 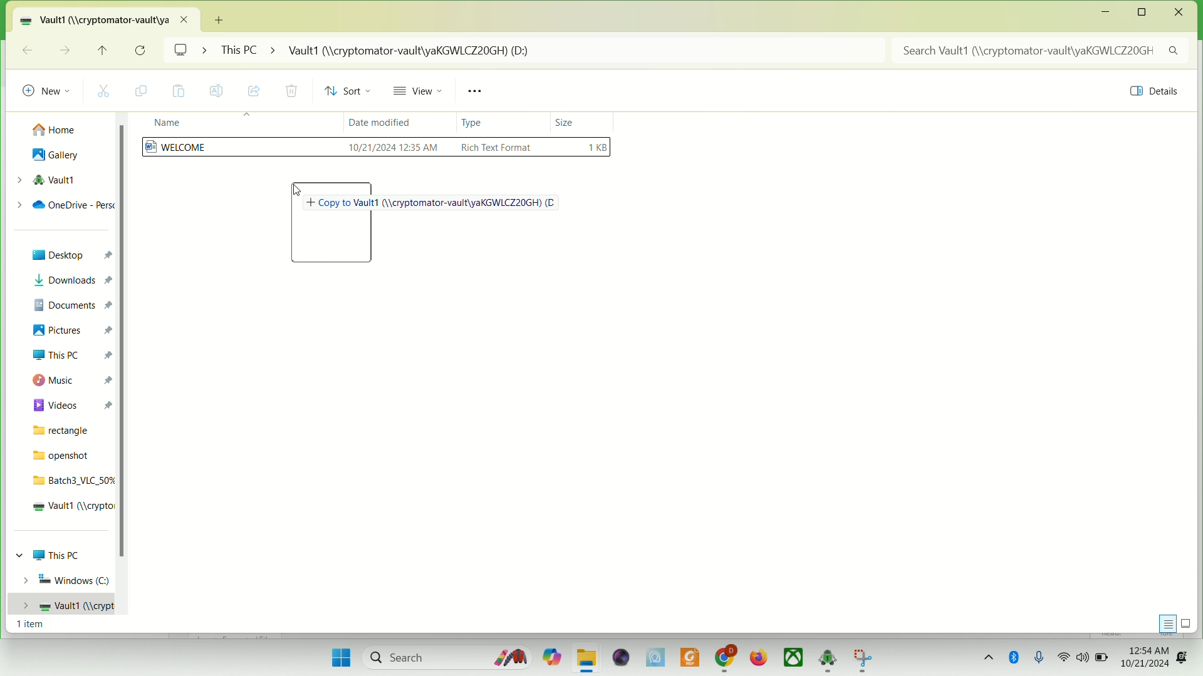 What do you see at coordinates (63, 205) in the screenshot?
I see `onedrive-personal` at bounding box center [63, 205].